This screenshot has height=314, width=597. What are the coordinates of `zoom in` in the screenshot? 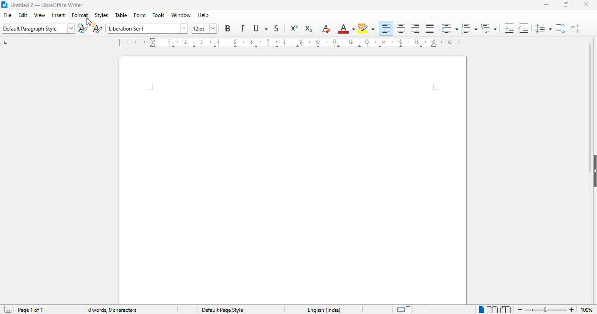 It's located at (572, 310).